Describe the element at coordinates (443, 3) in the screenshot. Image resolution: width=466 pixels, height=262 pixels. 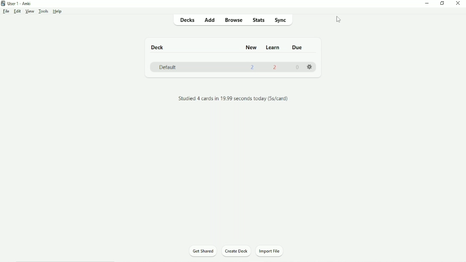
I see `Restore down` at that location.